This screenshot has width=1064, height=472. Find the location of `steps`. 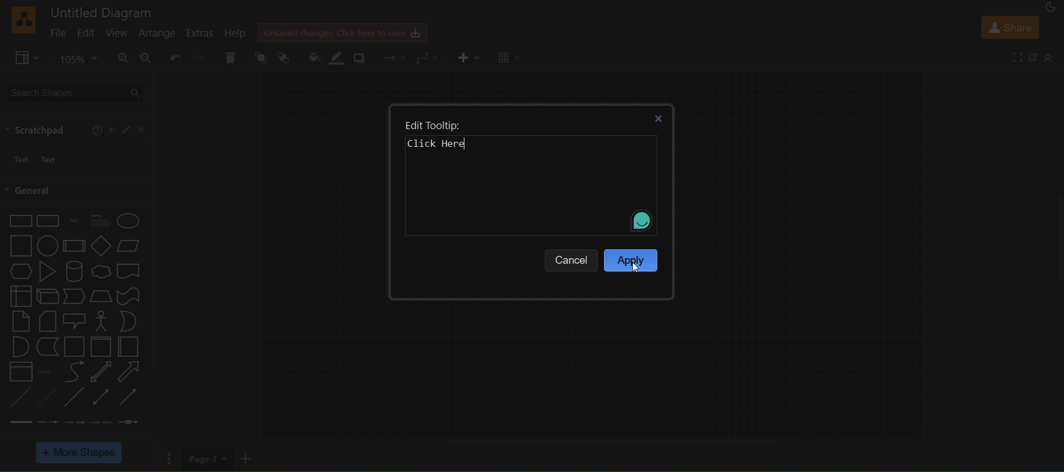

steps is located at coordinates (74, 297).